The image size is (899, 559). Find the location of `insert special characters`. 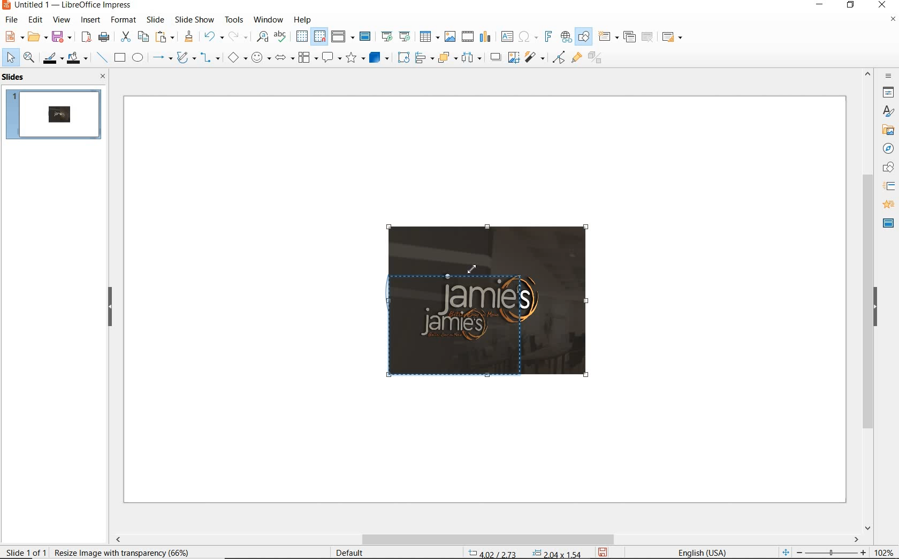

insert special characters is located at coordinates (526, 35).